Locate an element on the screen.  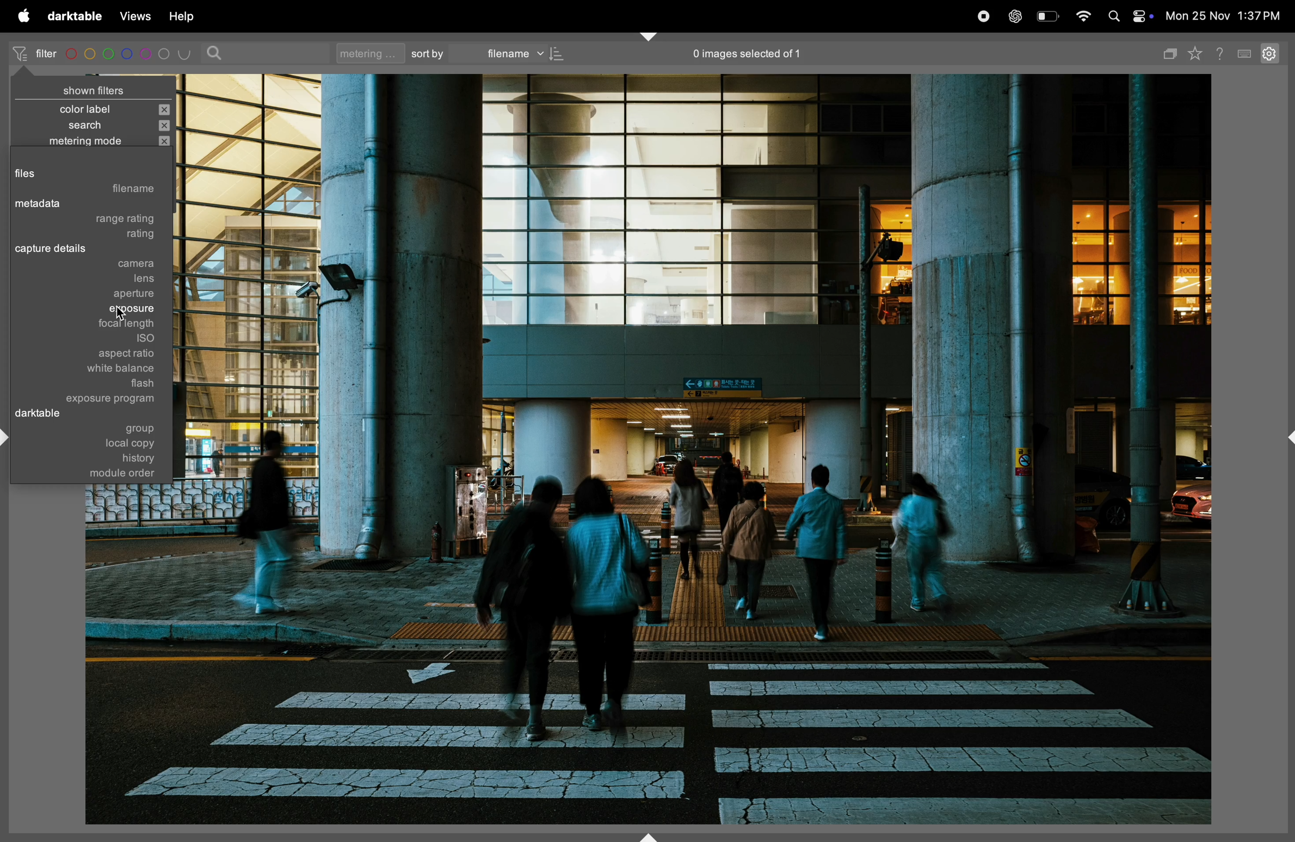
darktable menu is located at coordinates (75, 16).